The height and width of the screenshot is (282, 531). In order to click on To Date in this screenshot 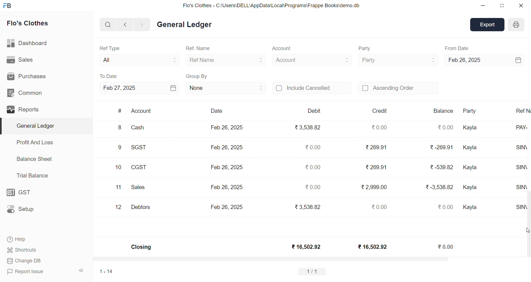, I will do `click(109, 76)`.